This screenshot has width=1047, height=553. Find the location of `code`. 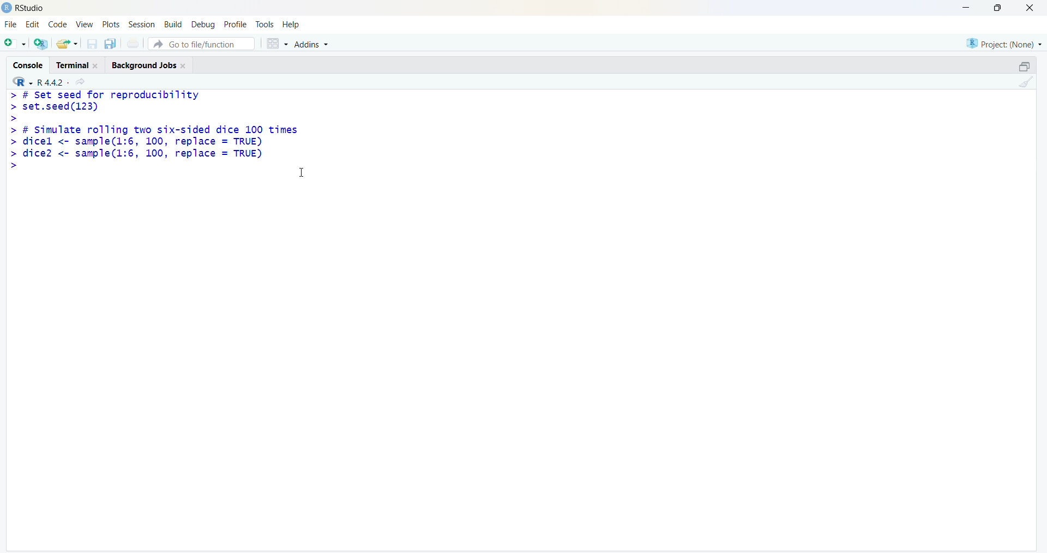

code is located at coordinates (58, 25).